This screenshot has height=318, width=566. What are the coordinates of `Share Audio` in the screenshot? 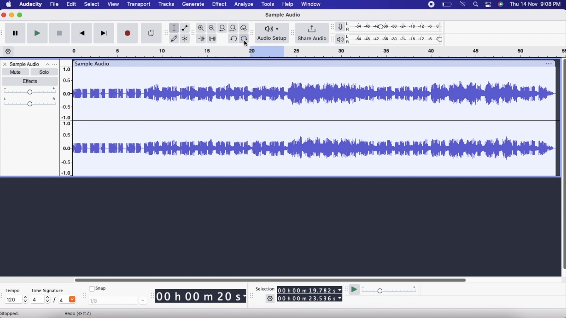 It's located at (313, 33).